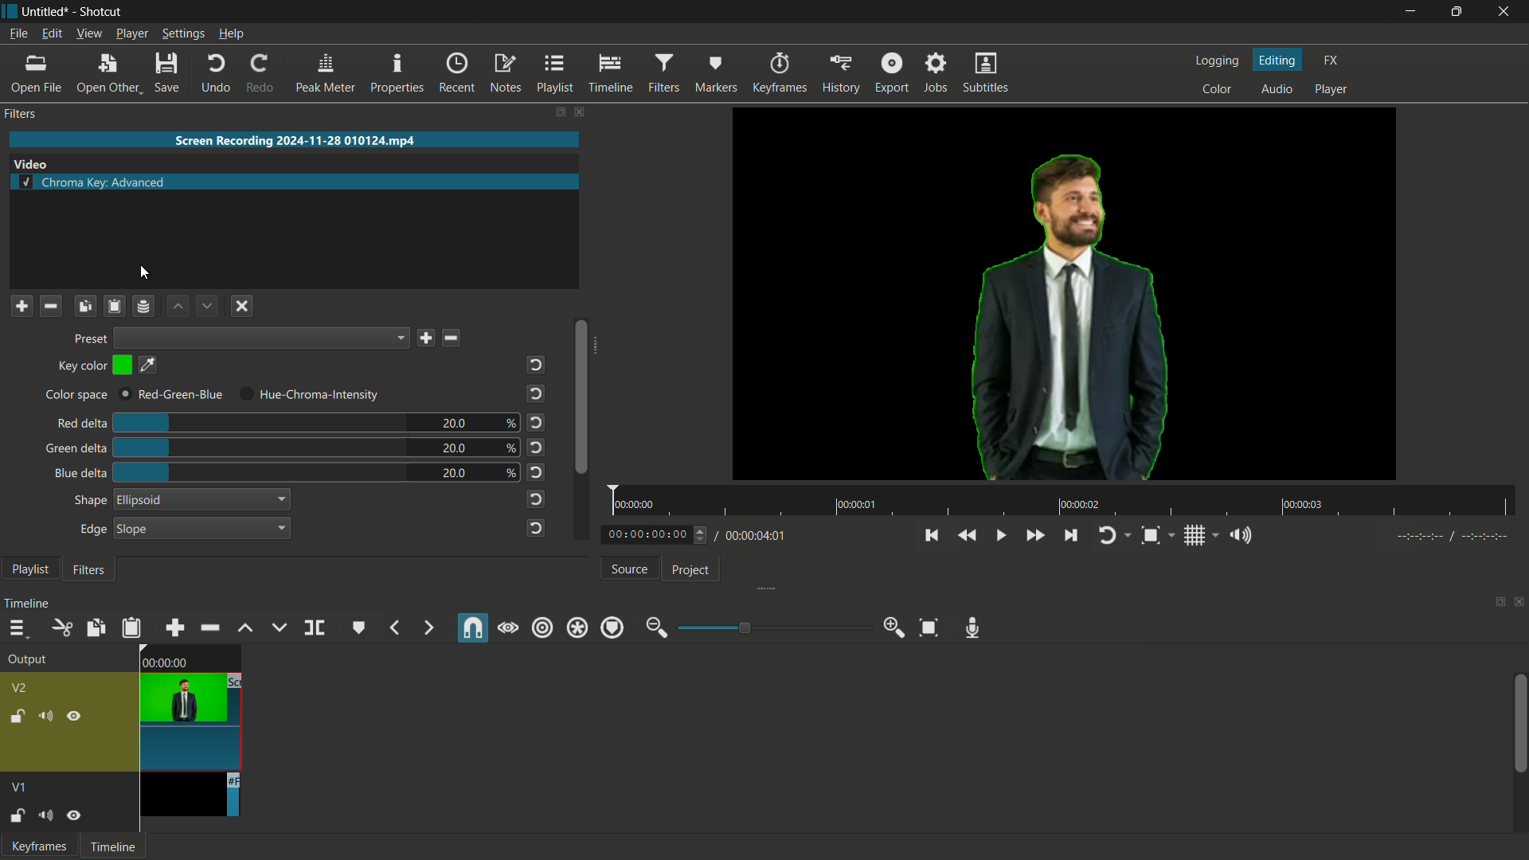  Describe the element at coordinates (1504, 9) in the screenshot. I see `Close` at that location.